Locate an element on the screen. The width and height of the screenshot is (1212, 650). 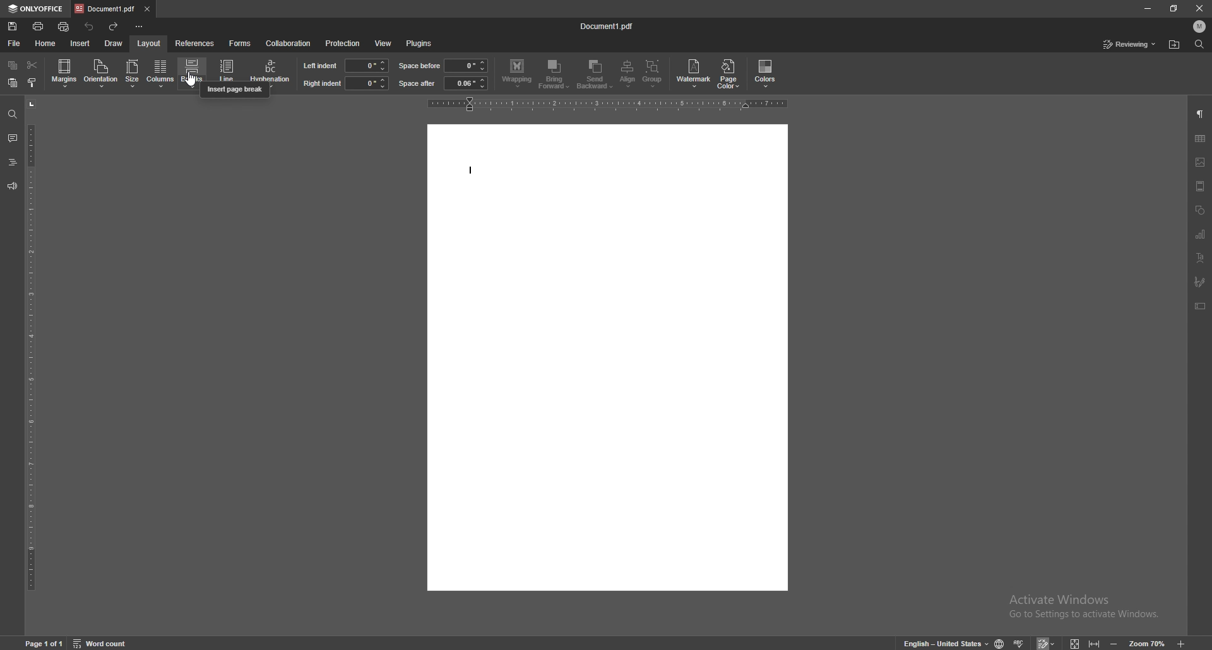
Zoom in is located at coordinates (1183, 642).